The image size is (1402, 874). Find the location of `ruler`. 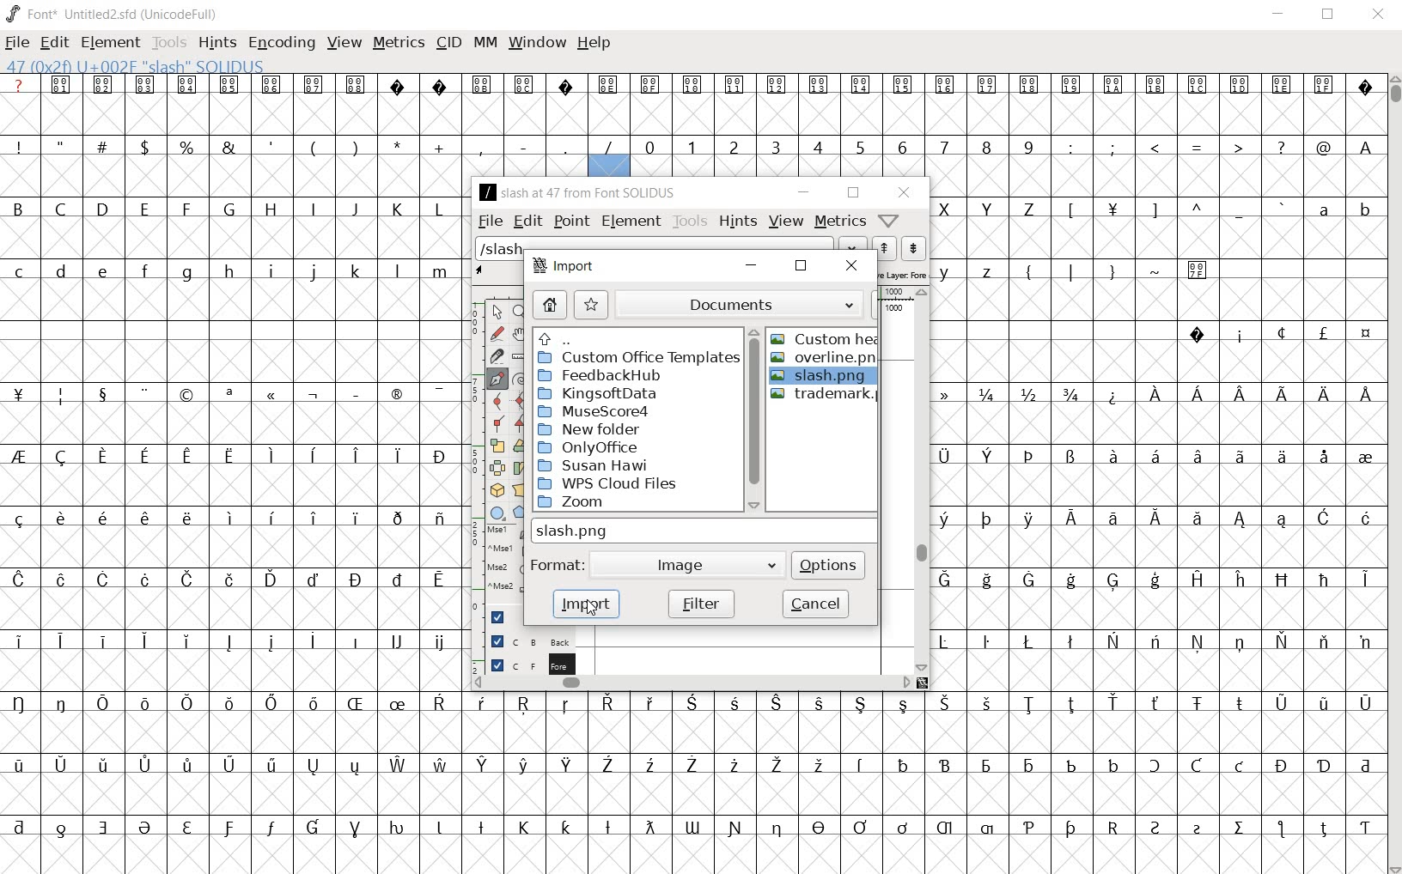

ruler is located at coordinates (897, 292).